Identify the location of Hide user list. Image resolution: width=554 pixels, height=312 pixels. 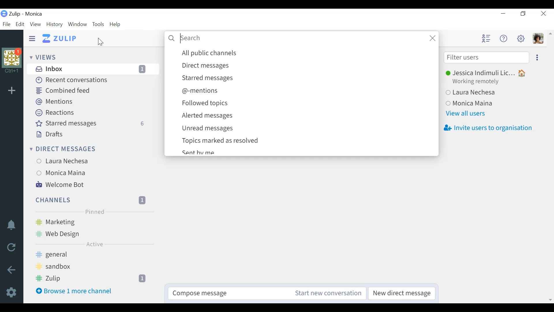
(486, 39).